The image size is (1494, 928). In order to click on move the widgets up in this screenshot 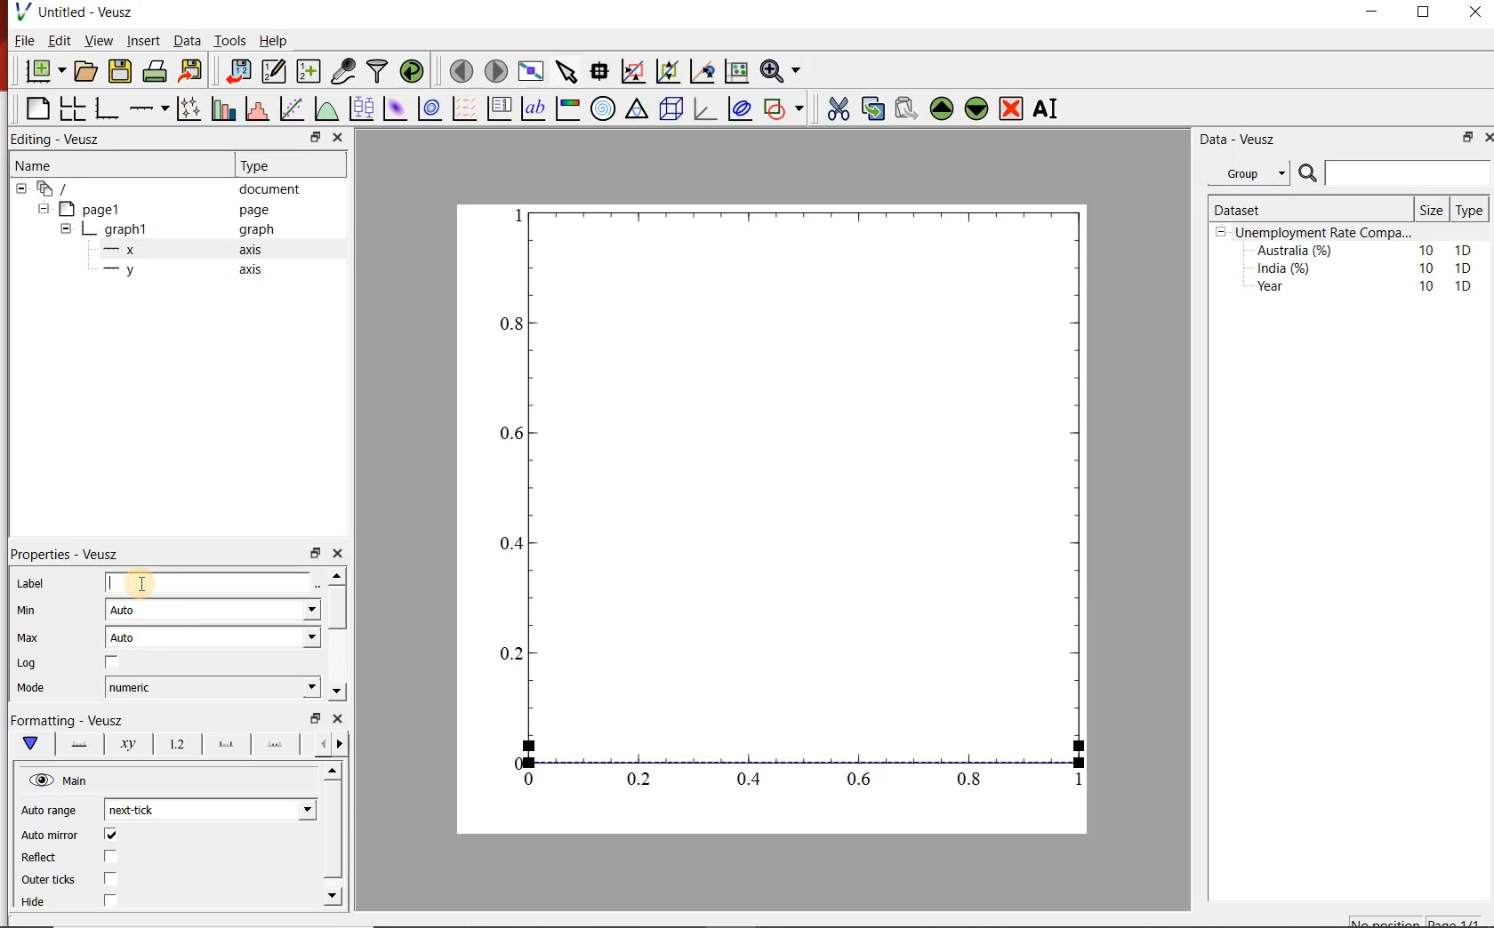, I will do `click(942, 108)`.